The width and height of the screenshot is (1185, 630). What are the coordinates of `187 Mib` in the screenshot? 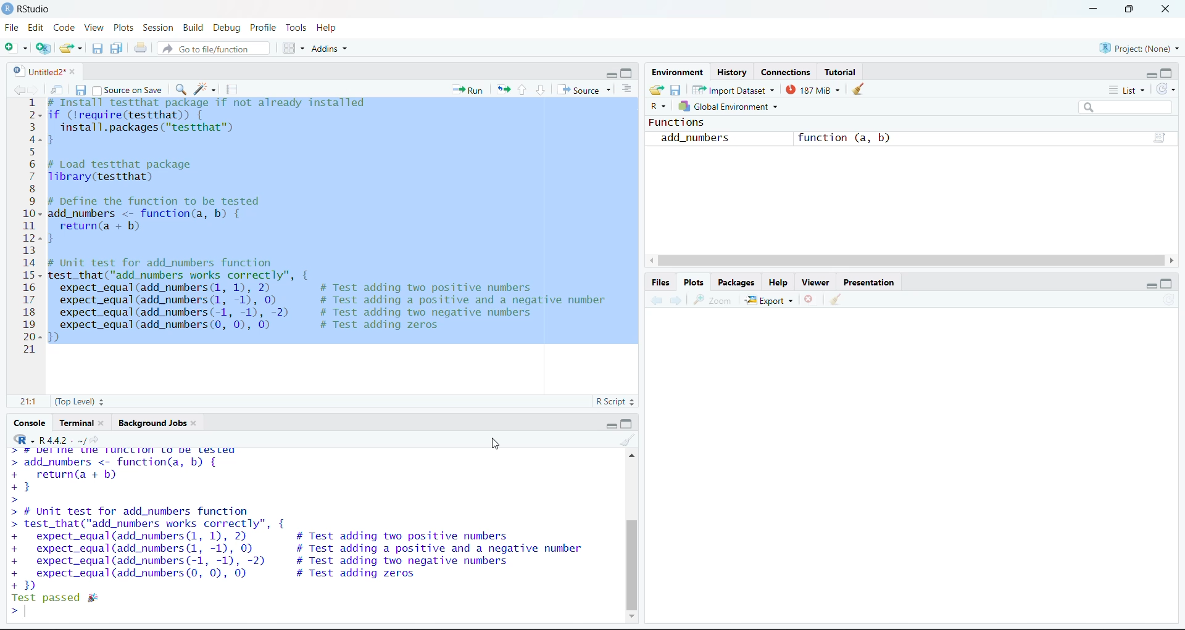 It's located at (813, 90).